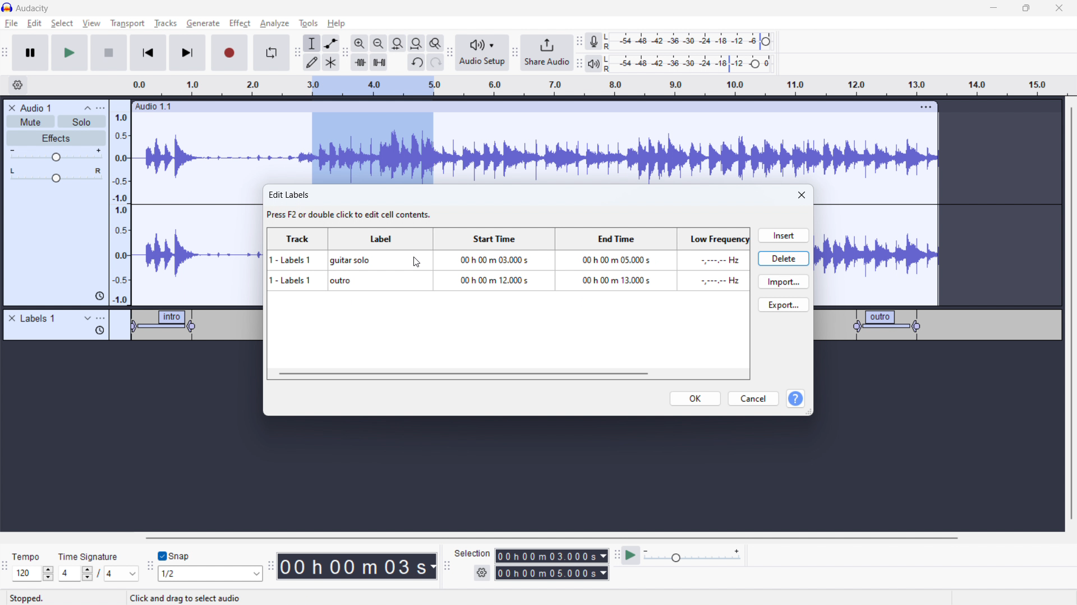 This screenshot has height=605, width=1077. Describe the element at coordinates (482, 53) in the screenshot. I see `audio setup` at that location.